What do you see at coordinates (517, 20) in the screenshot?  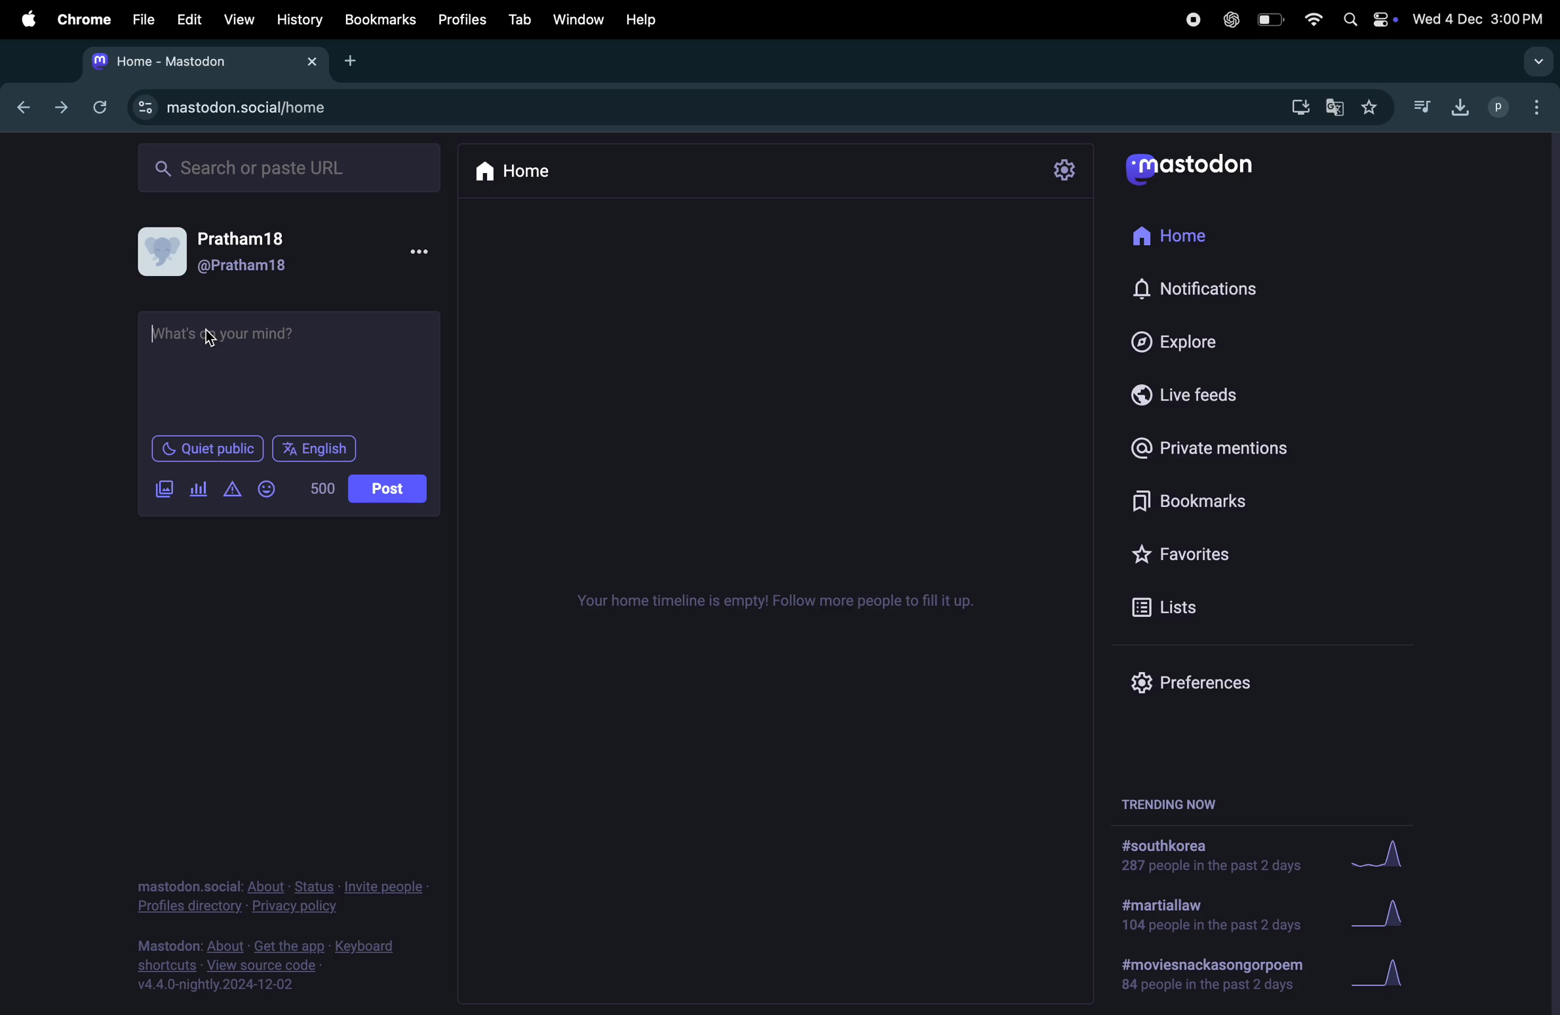 I see `tab` at bounding box center [517, 20].